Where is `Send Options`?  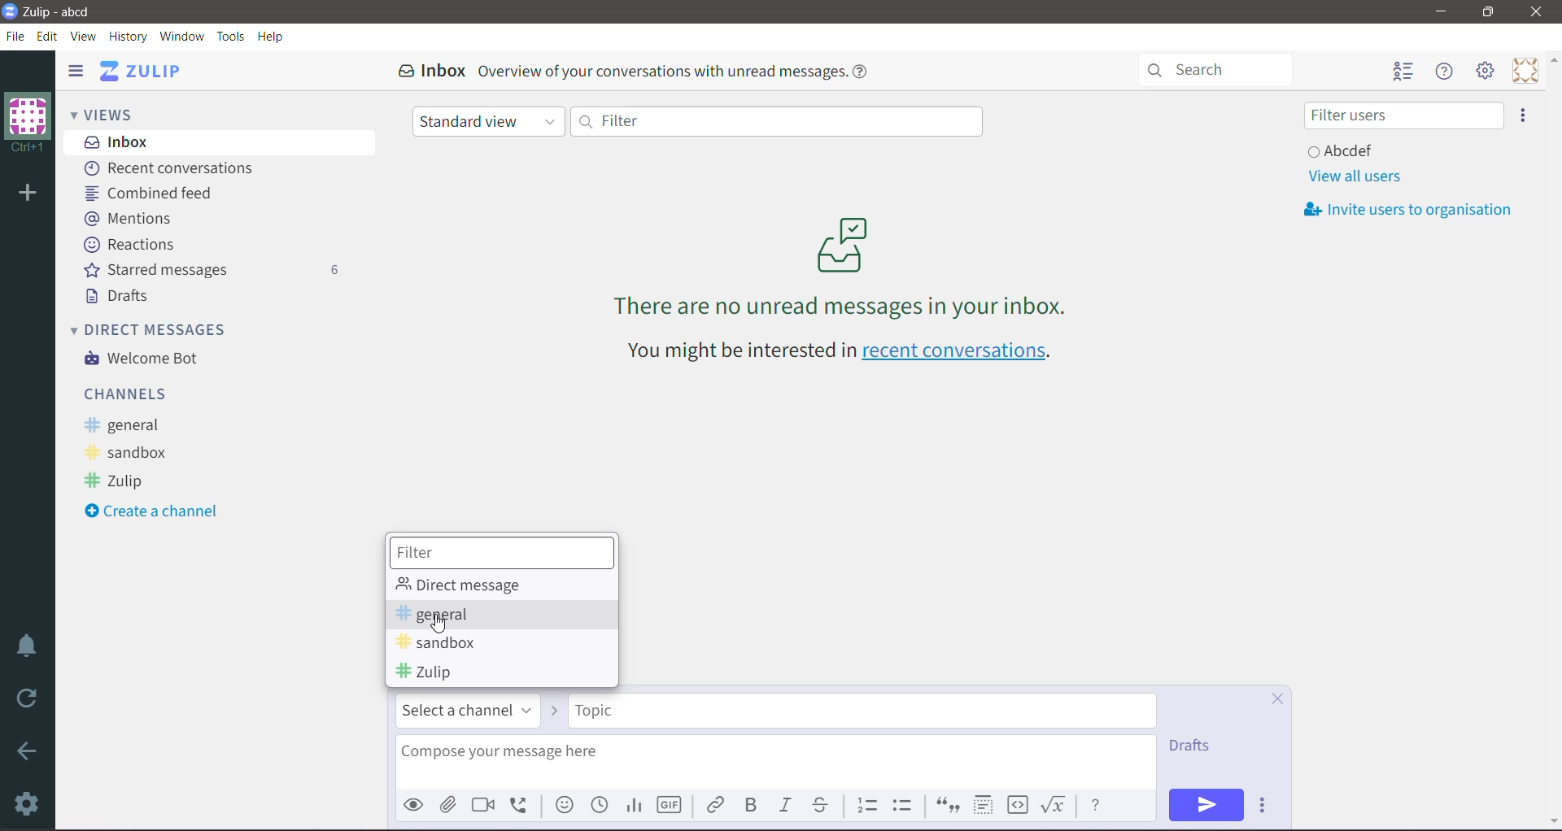 Send Options is located at coordinates (1266, 806).